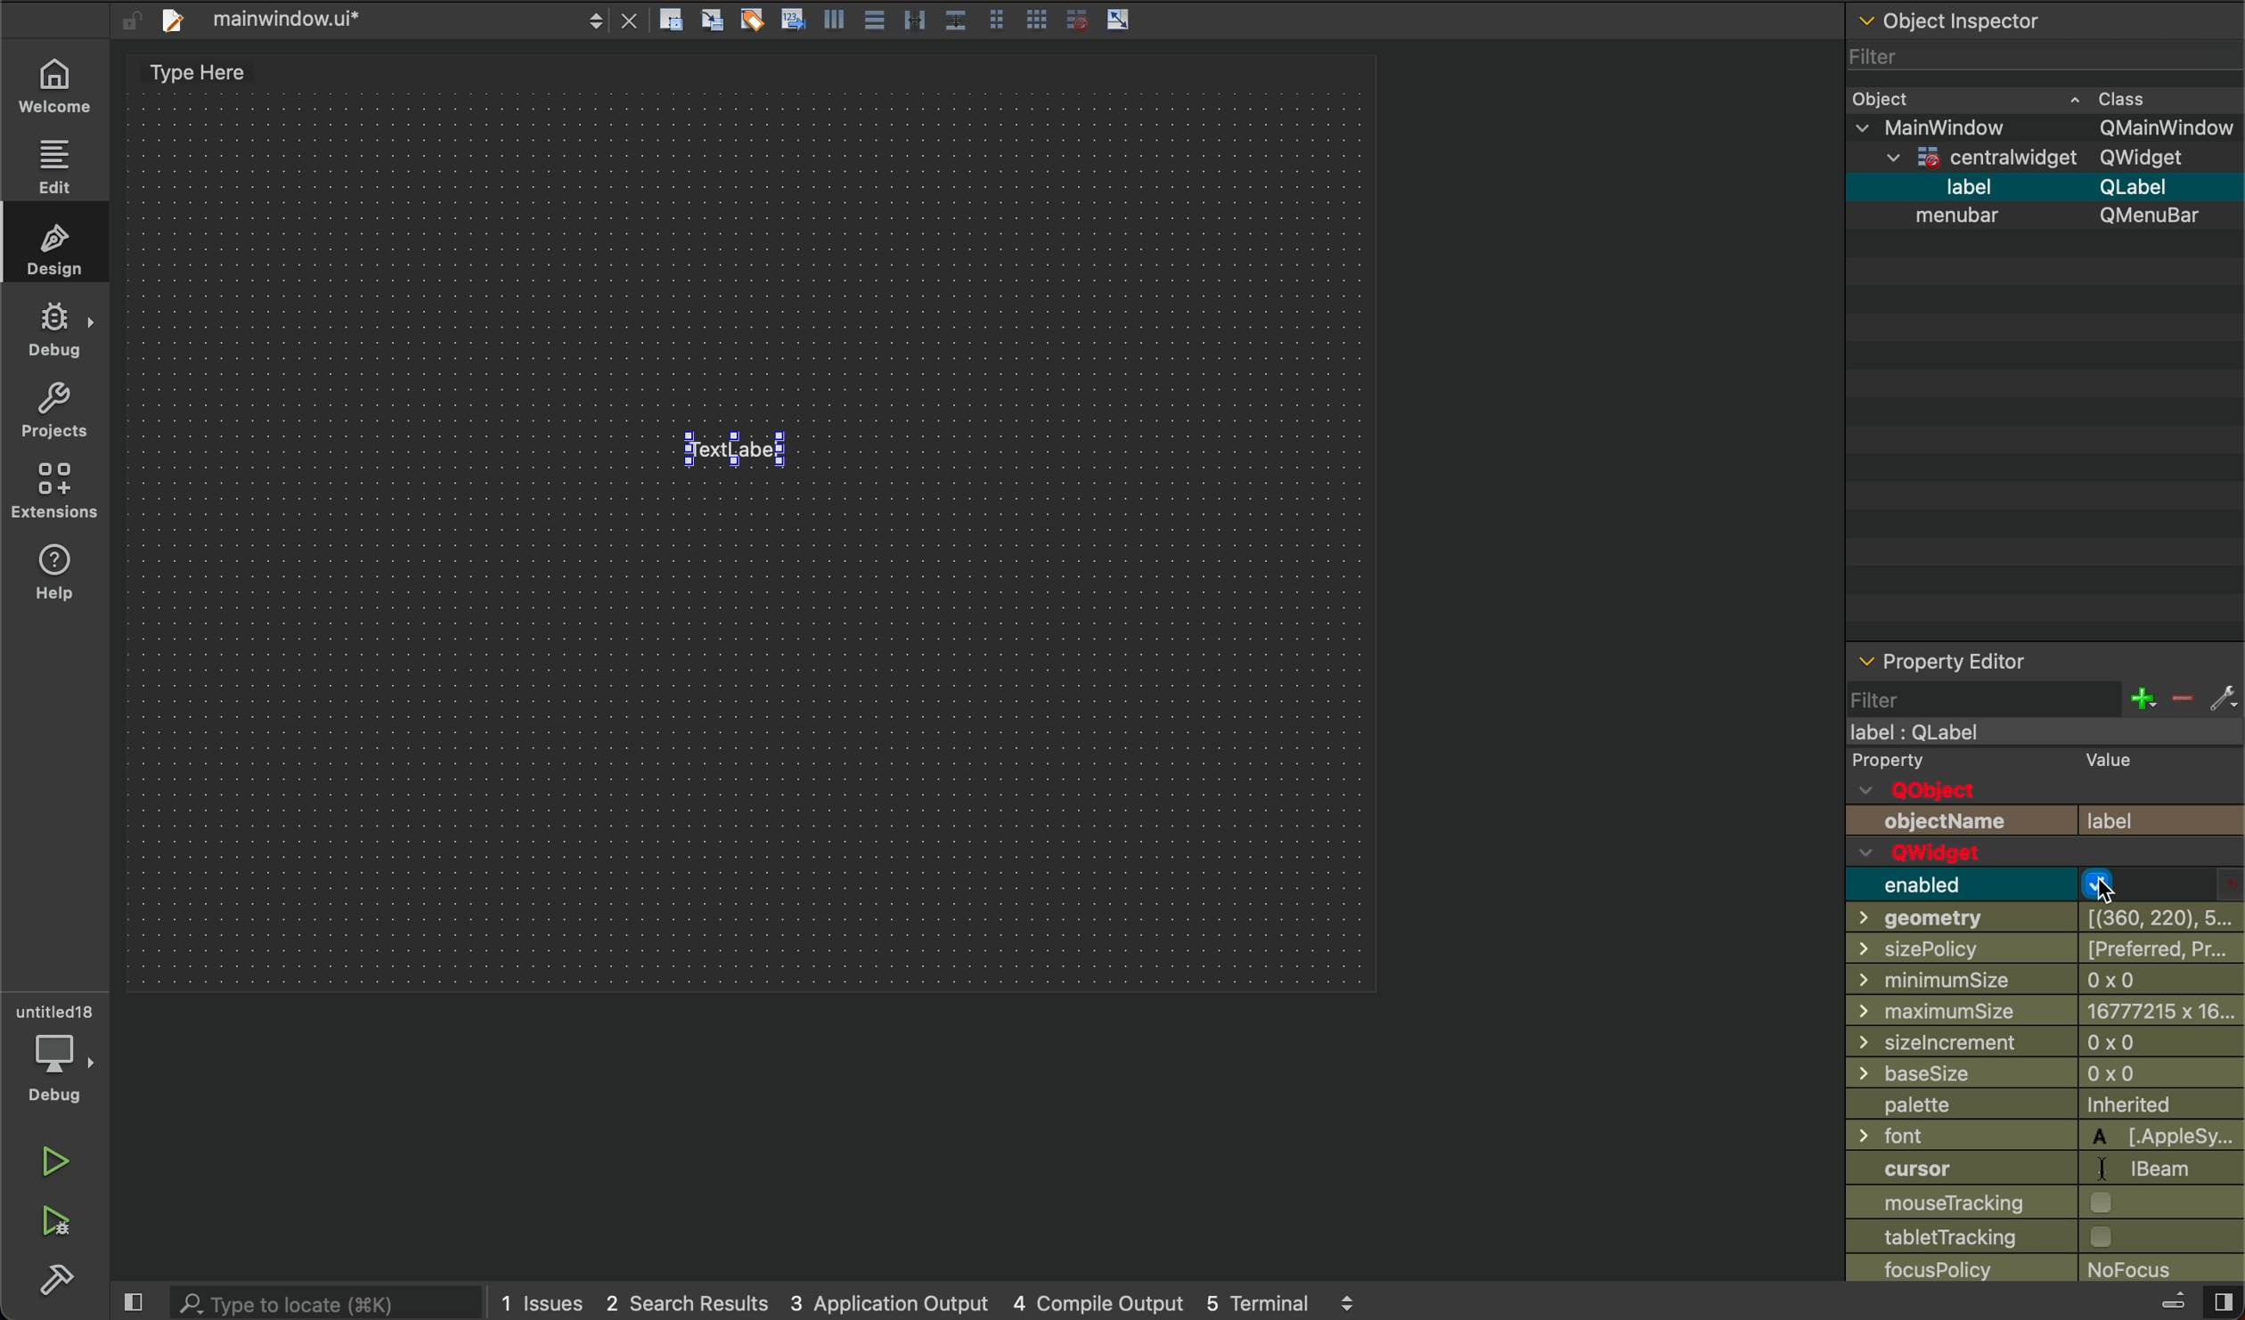 The width and height of the screenshot is (2245, 1320). I want to click on Filter, so click(1880, 55).